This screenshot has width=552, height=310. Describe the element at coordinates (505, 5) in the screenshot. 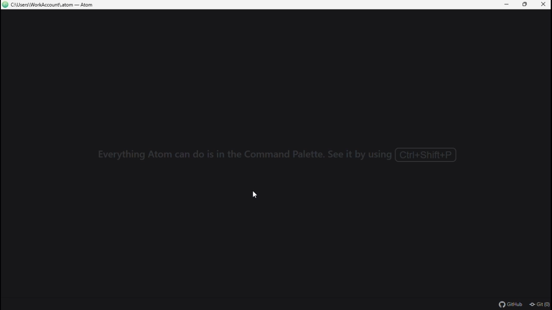

I see `Minimise` at that location.